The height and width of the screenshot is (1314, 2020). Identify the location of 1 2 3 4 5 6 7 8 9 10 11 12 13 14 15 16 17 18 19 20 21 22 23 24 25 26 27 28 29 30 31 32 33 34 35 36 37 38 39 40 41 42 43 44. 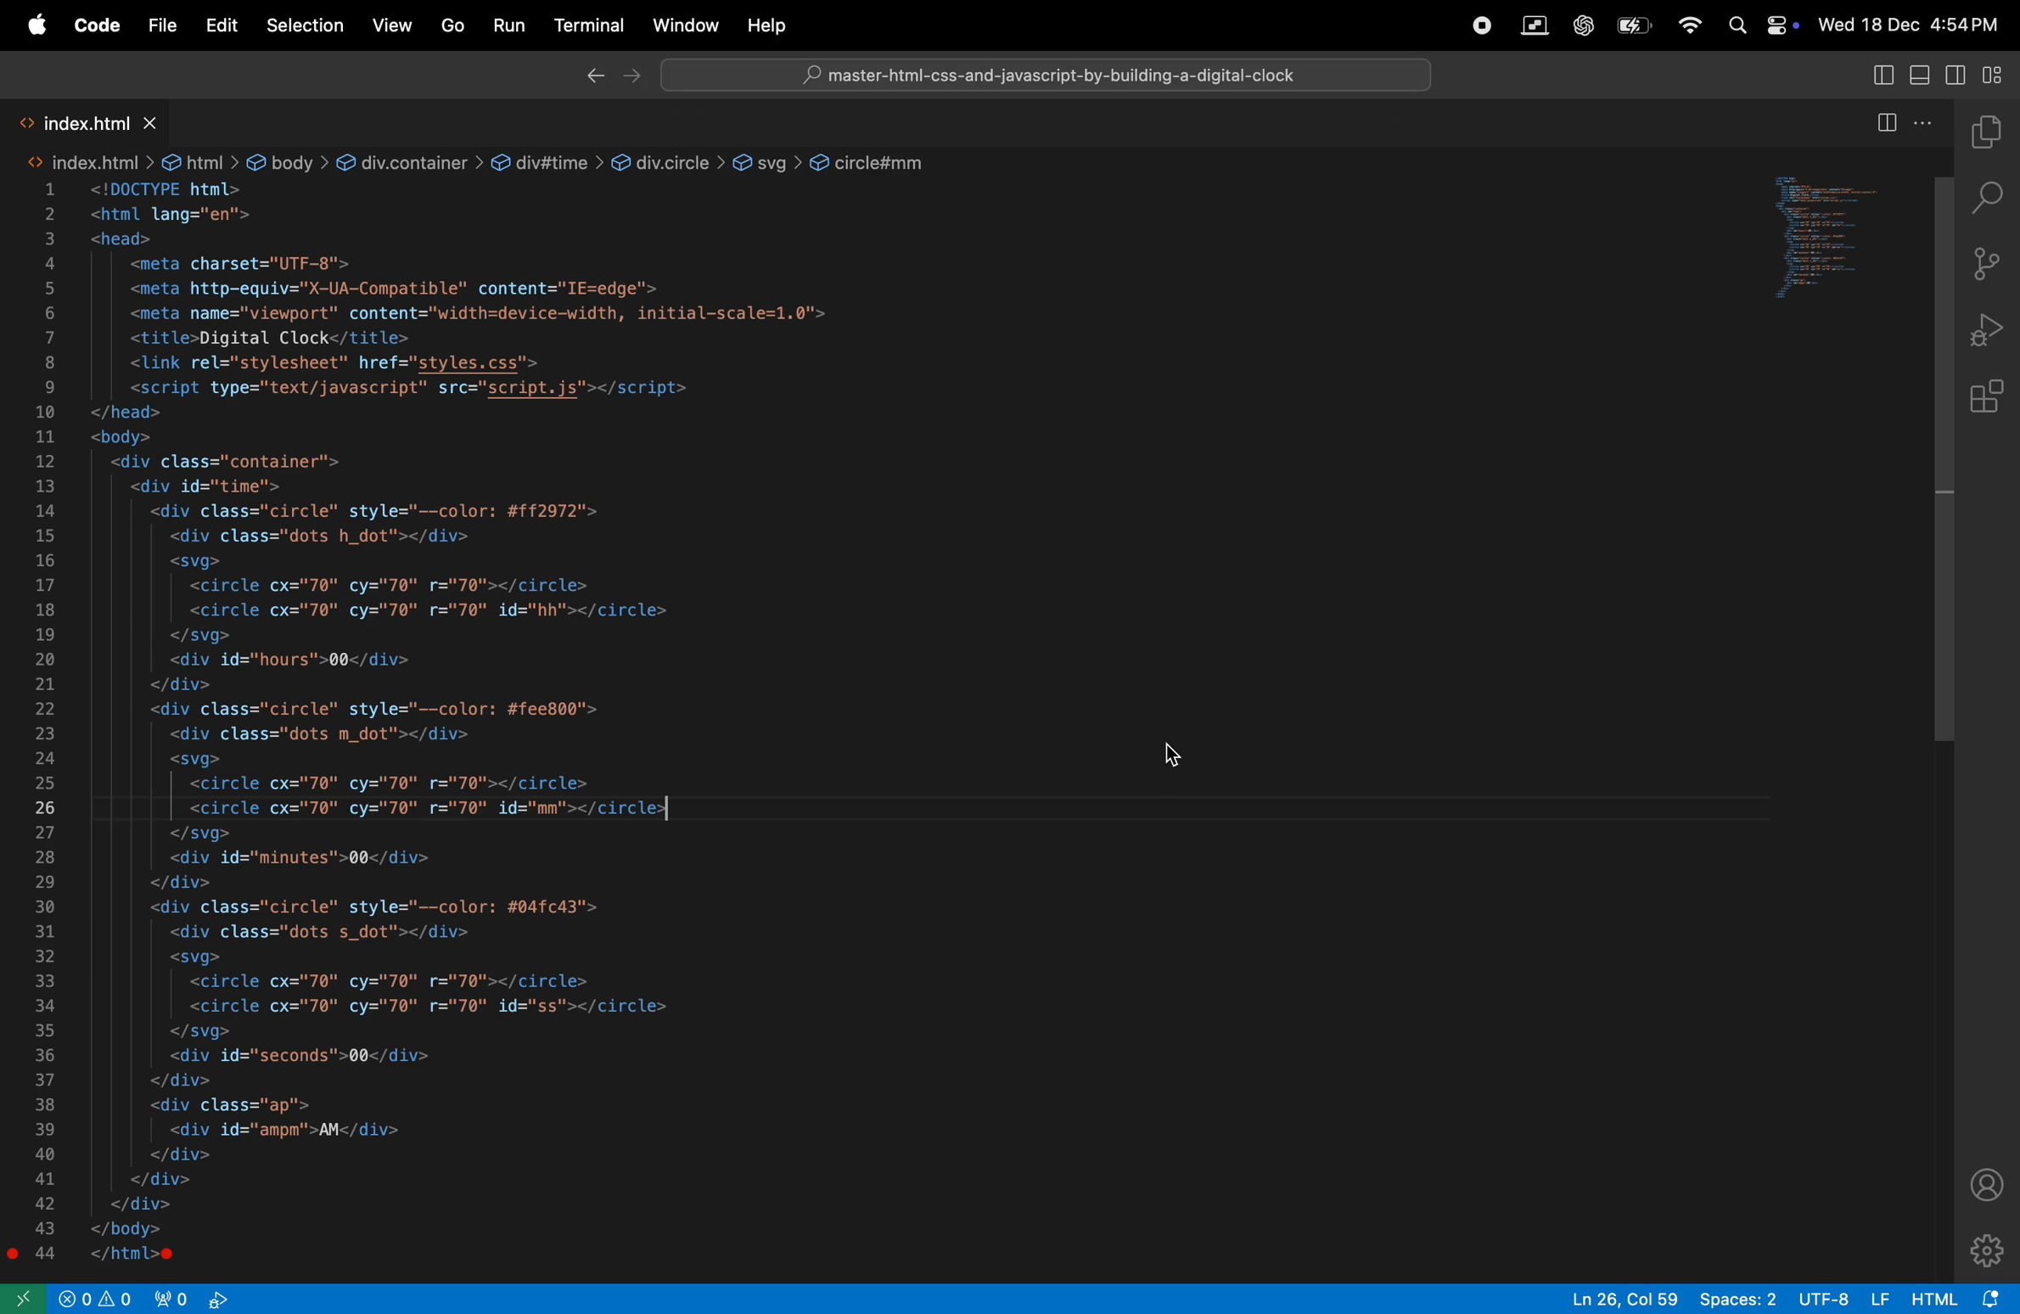
(52, 726).